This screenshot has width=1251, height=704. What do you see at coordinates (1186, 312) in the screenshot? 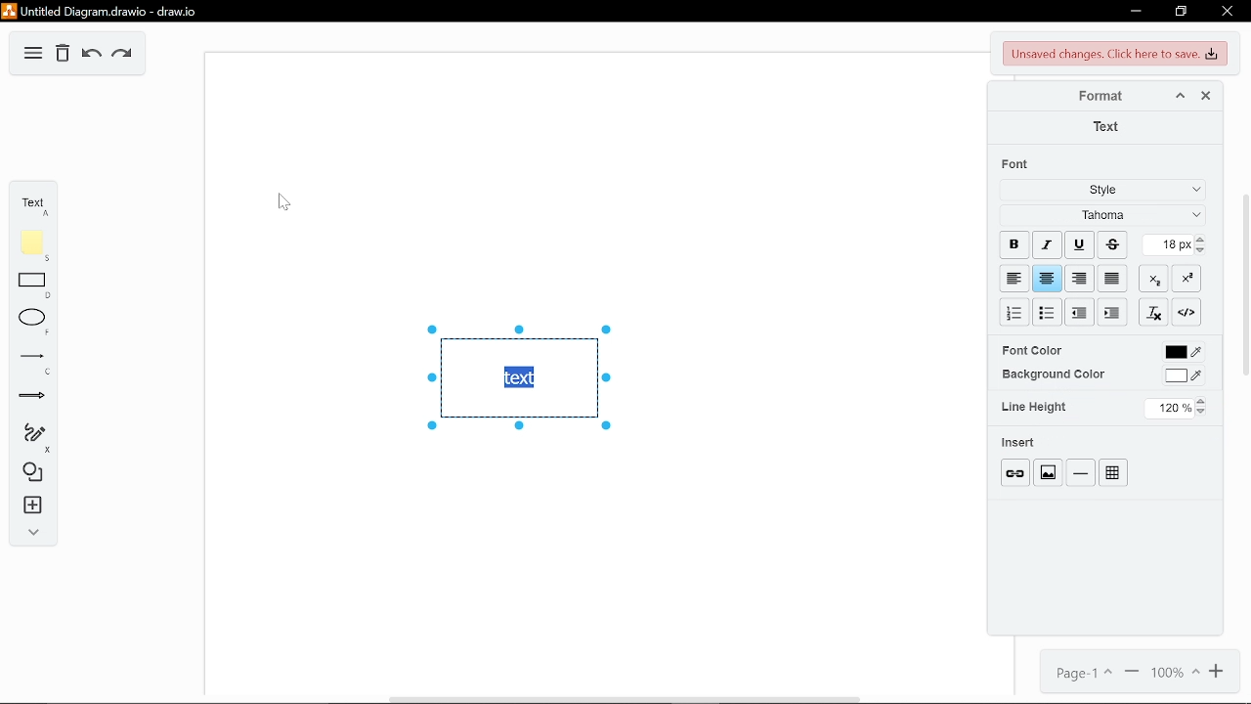
I see `html` at bounding box center [1186, 312].